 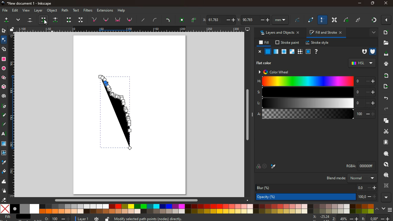 I want to click on description, so click(x=196, y=218).